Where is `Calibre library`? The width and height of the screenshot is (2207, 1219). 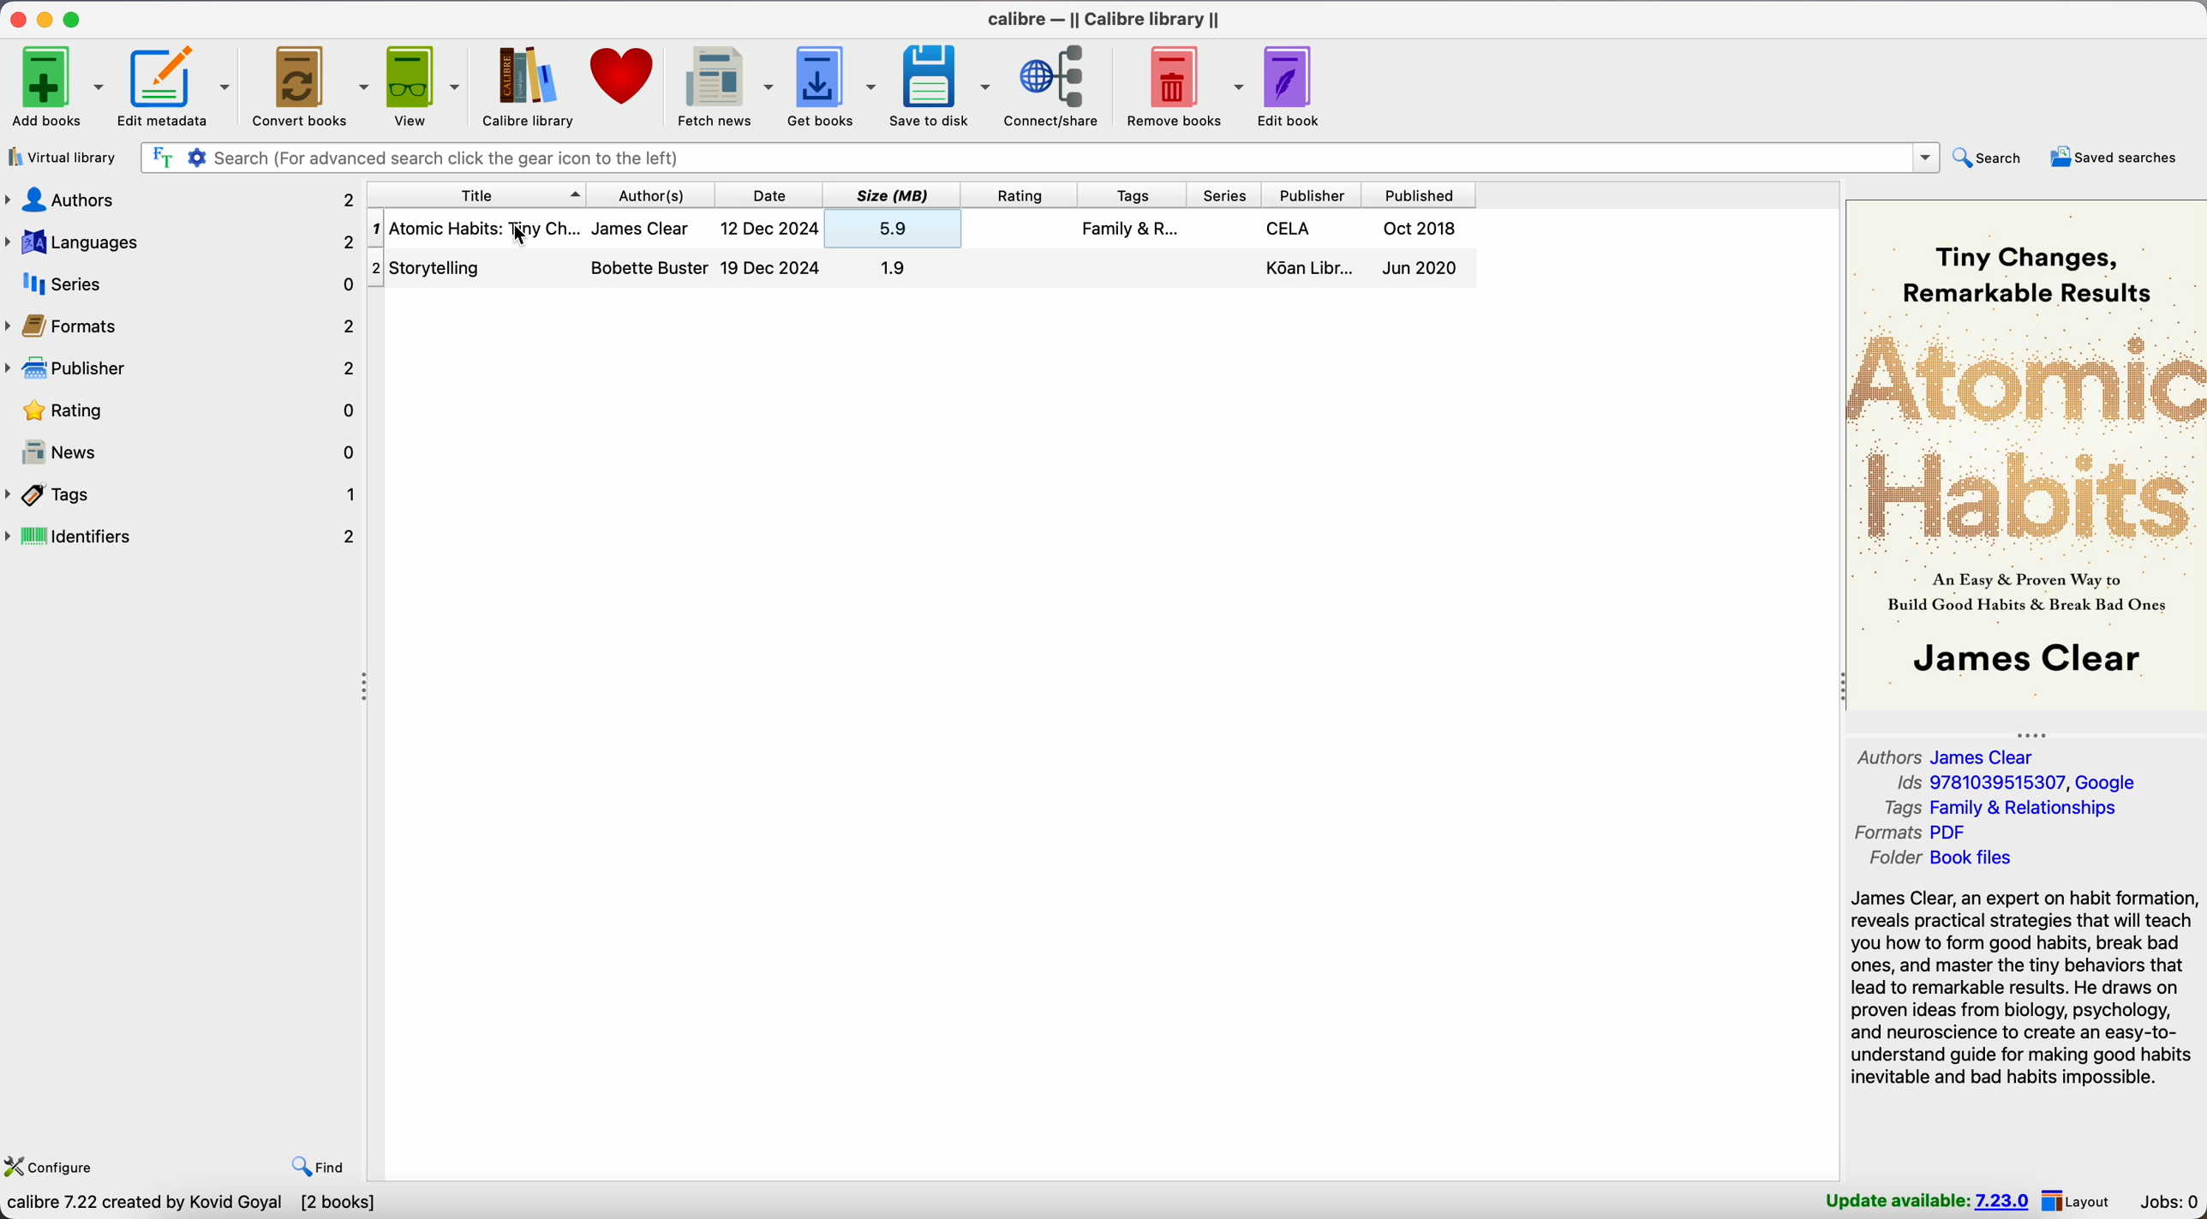
Calibre library is located at coordinates (527, 86).